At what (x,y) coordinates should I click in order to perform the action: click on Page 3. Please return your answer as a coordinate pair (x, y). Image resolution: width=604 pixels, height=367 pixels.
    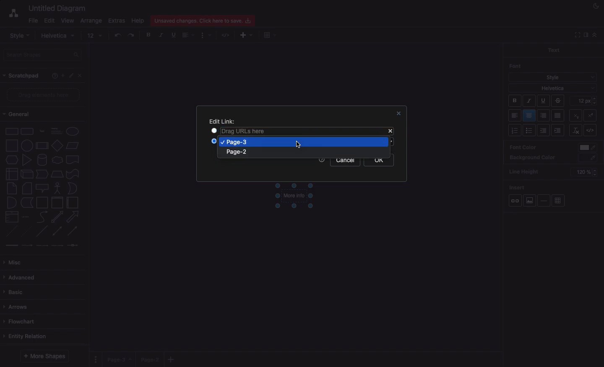
    Looking at the image, I should click on (237, 142).